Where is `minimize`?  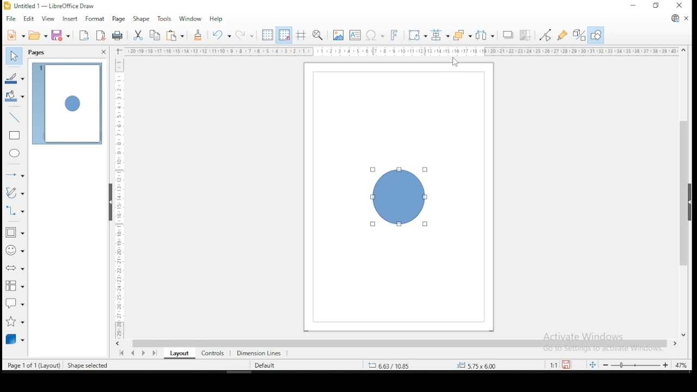 minimize is located at coordinates (634, 5).